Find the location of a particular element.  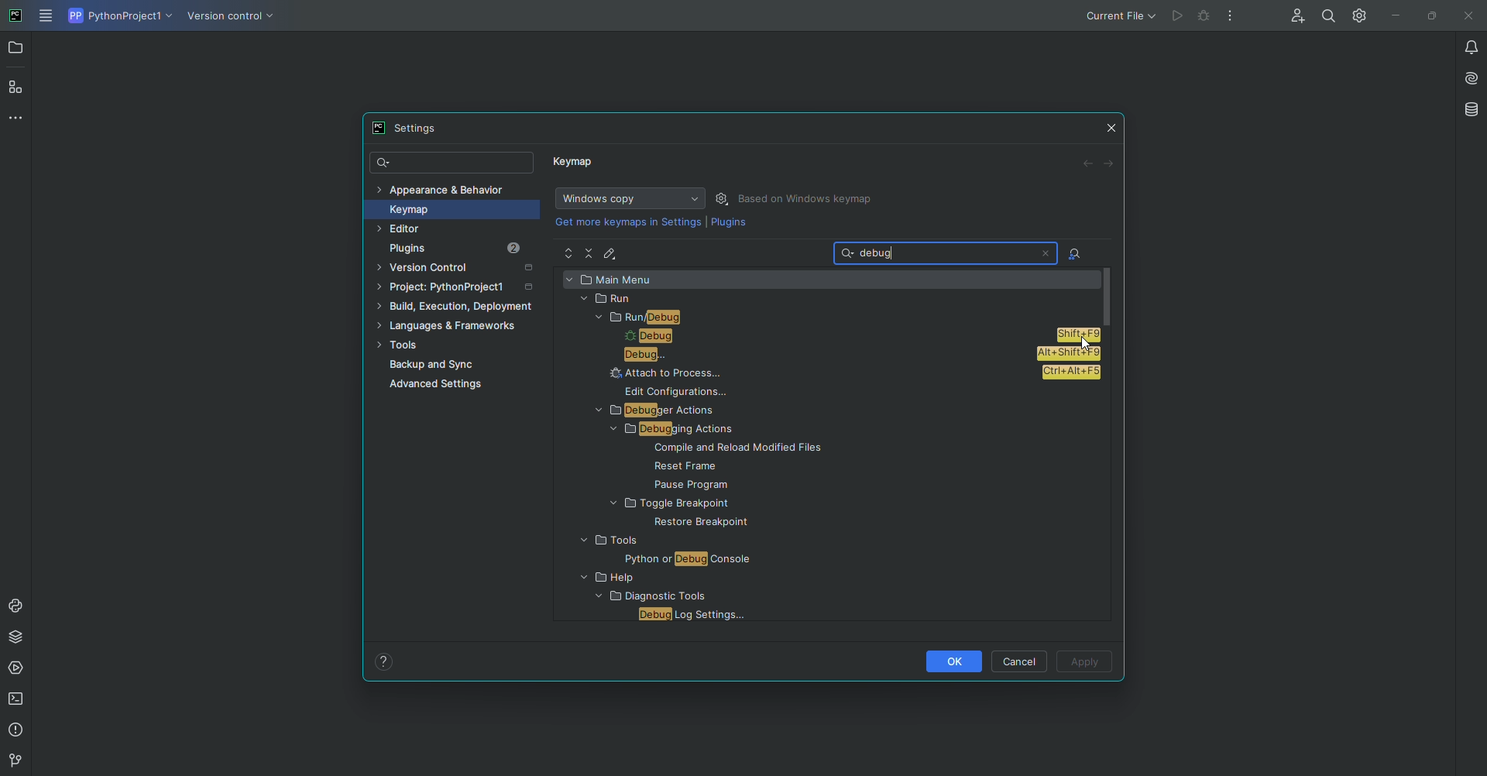

Forward is located at coordinates (1110, 163).